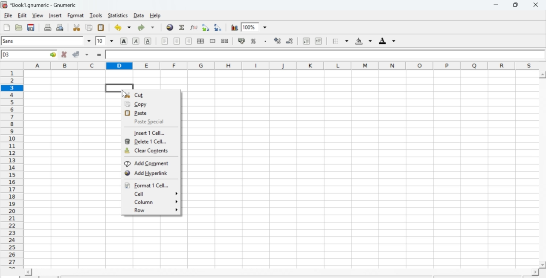 The image size is (546, 278). What do you see at coordinates (156, 202) in the screenshot?
I see `Column` at bounding box center [156, 202].